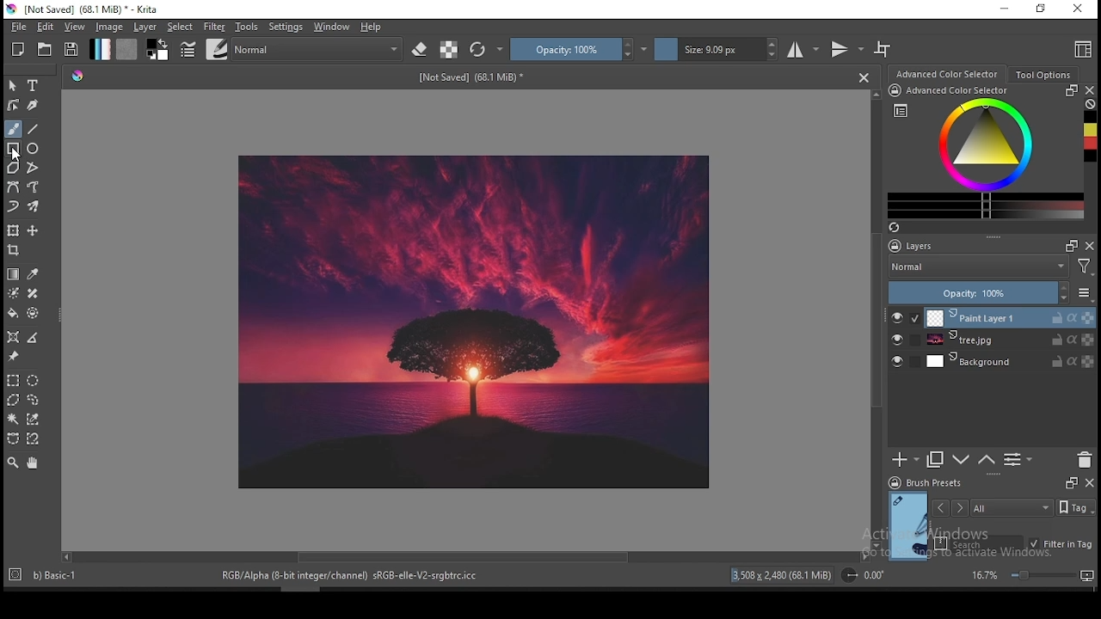 The width and height of the screenshot is (1101, 619). I want to click on paint bucket tool, so click(15, 314).